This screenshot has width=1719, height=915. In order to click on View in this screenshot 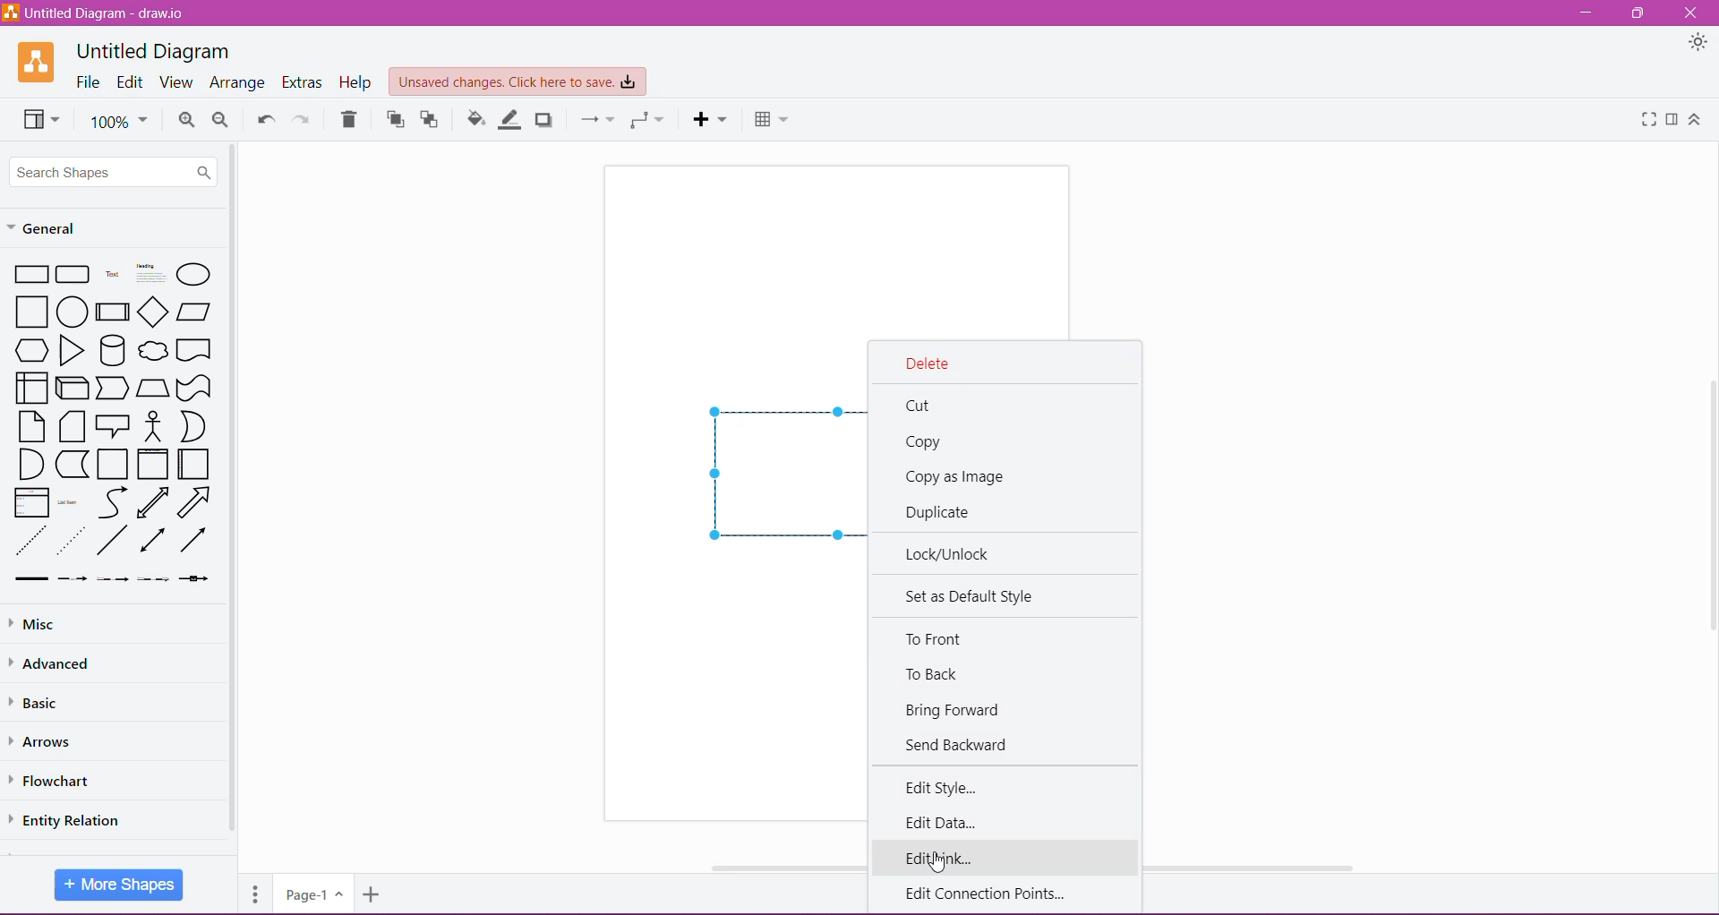, I will do `click(175, 82)`.